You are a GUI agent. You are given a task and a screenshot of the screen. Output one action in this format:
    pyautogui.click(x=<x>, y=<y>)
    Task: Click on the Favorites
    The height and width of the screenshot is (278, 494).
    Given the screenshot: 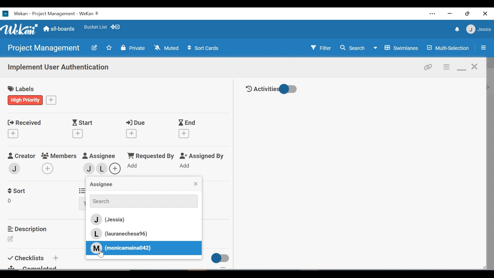 What is the action you would take?
    pyautogui.click(x=109, y=47)
    